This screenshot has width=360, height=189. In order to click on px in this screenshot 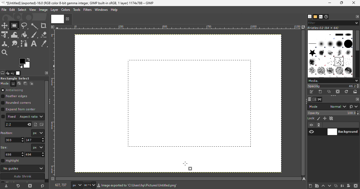, I will do `click(37, 147)`.